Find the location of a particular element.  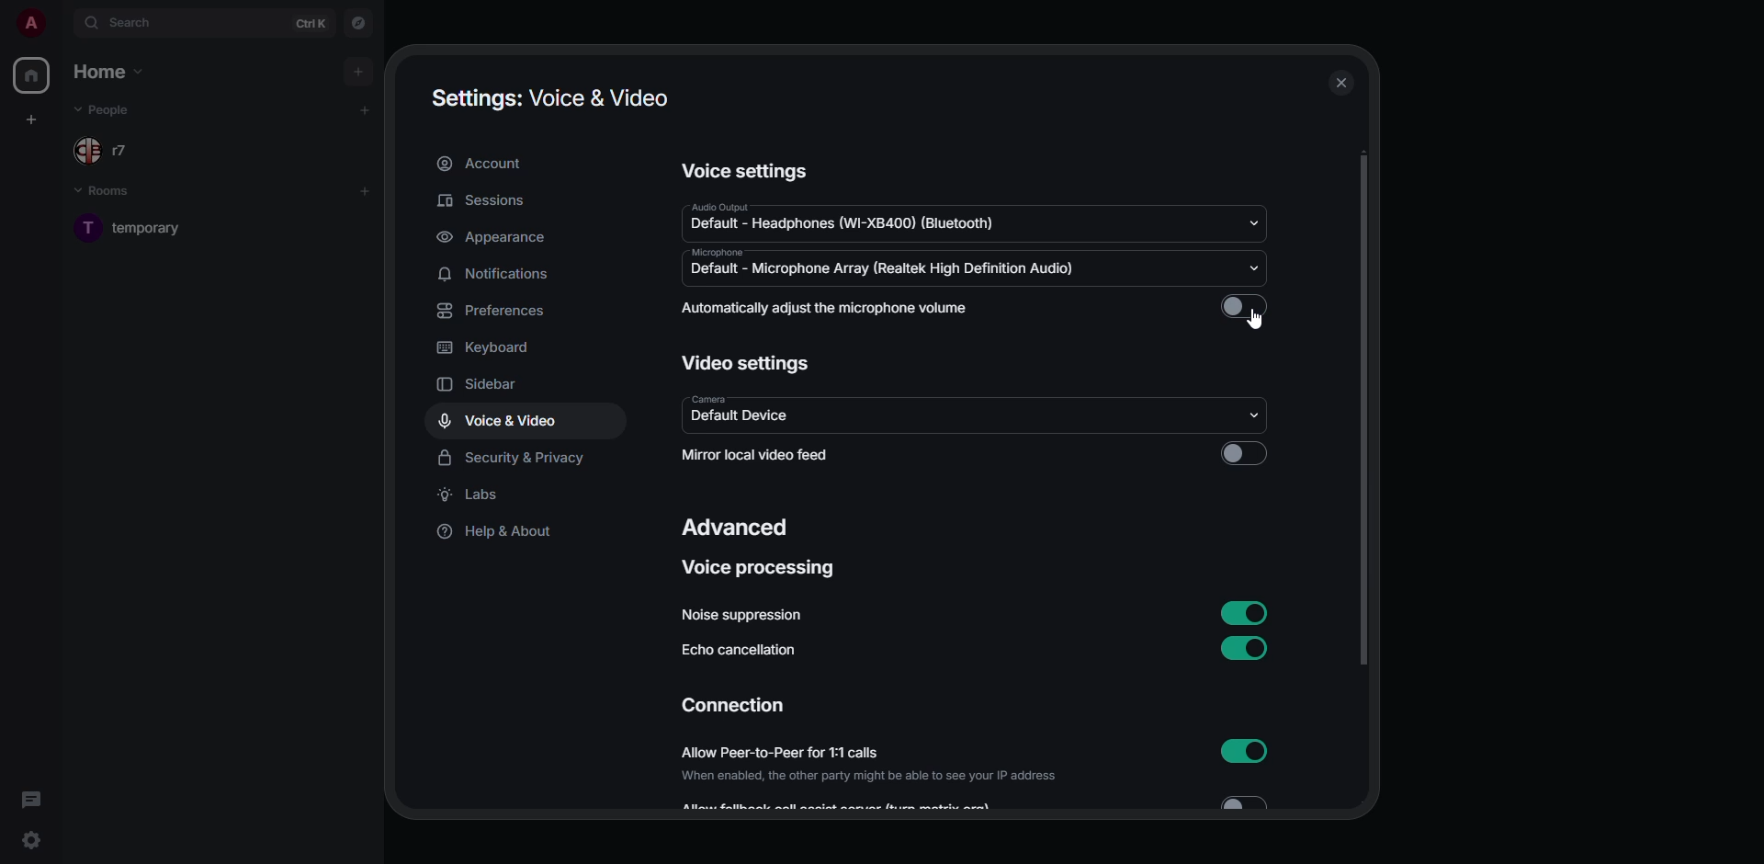

rooms is located at coordinates (106, 190).